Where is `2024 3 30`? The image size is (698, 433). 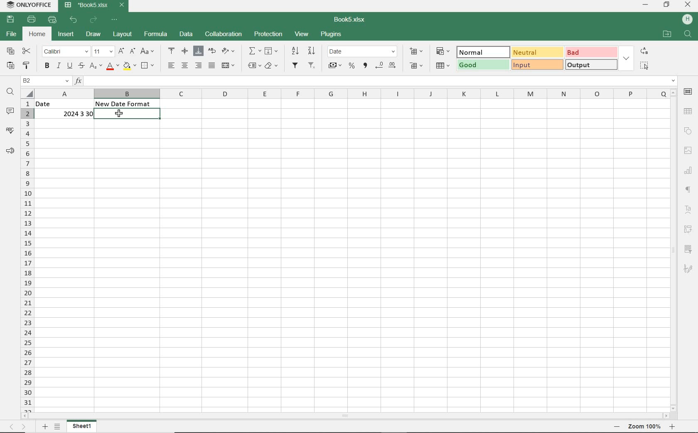
2024 3 30 is located at coordinates (72, 114).